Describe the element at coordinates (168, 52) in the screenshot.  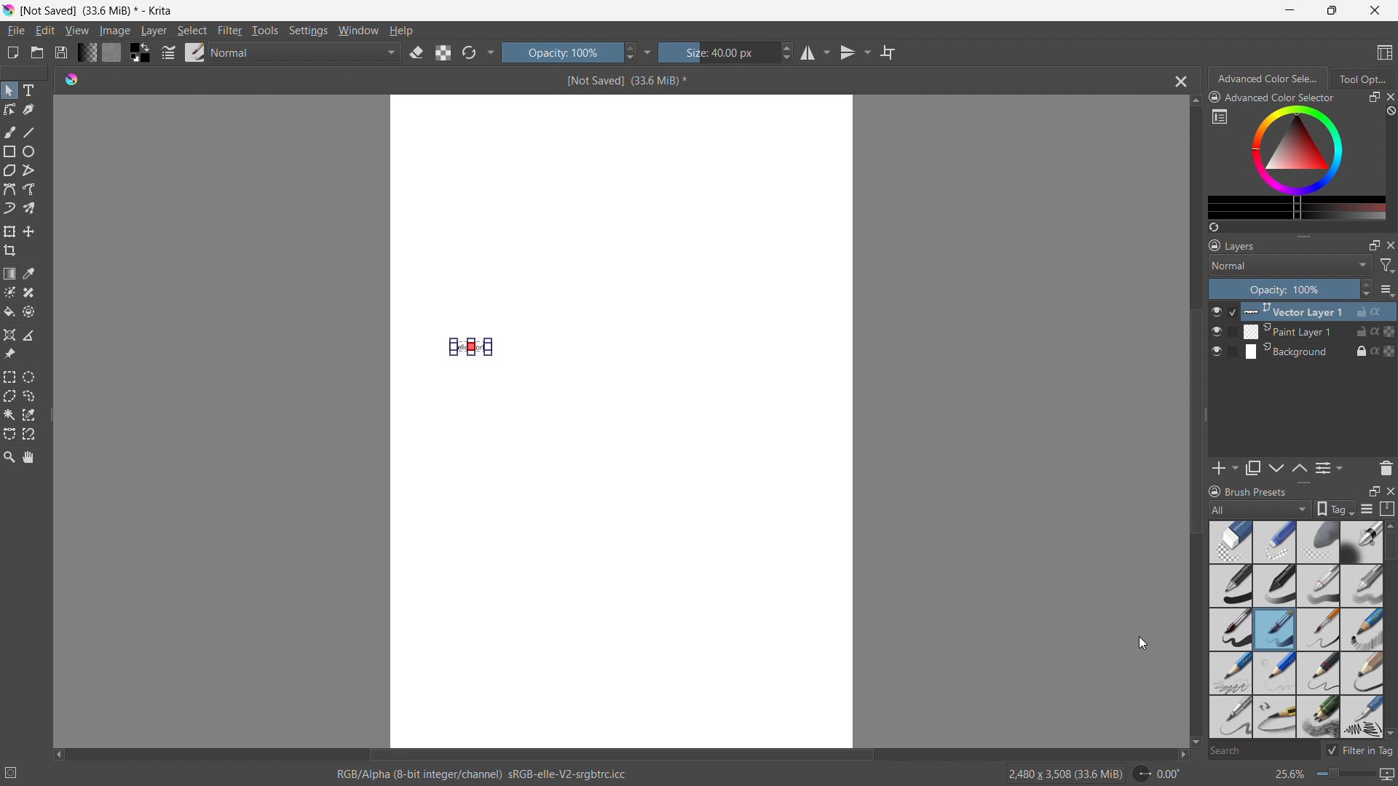
I see `edit brush settings` at that location.